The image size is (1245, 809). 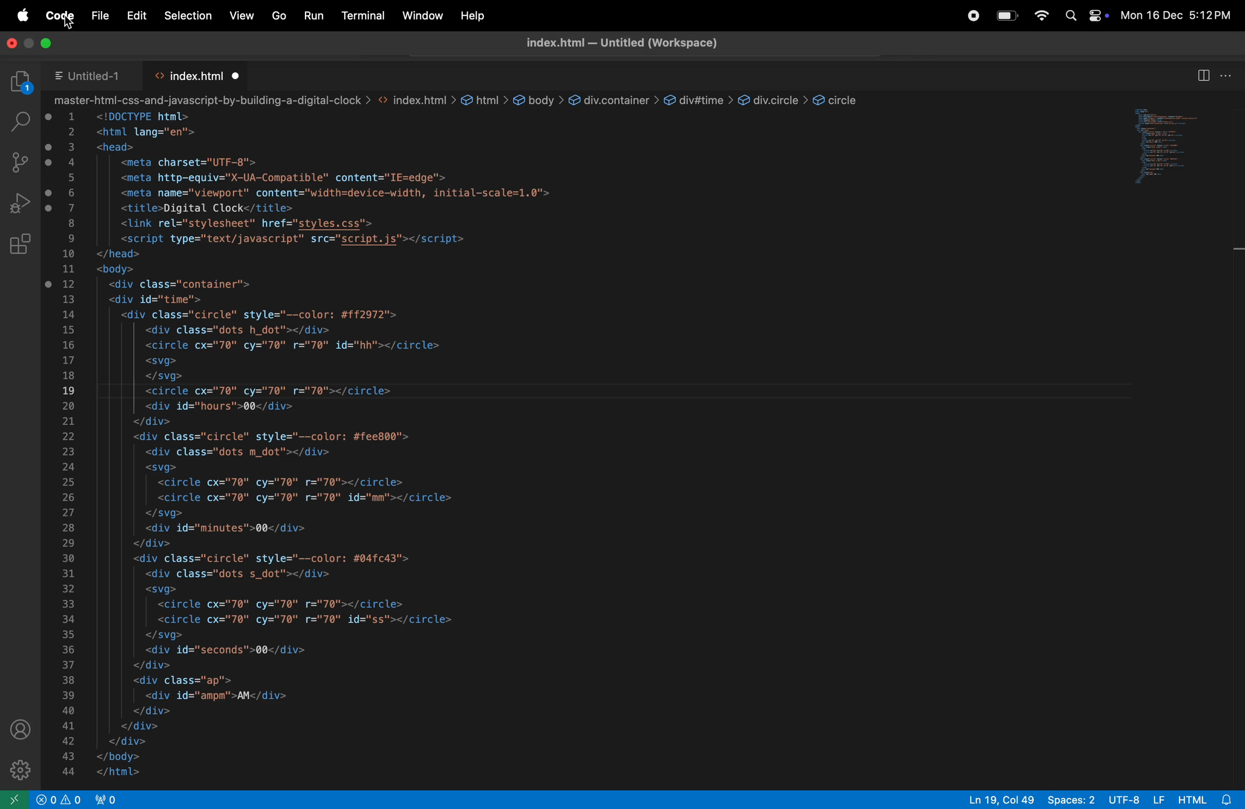 I want to click on html 8, so click(x=1205, y=799).